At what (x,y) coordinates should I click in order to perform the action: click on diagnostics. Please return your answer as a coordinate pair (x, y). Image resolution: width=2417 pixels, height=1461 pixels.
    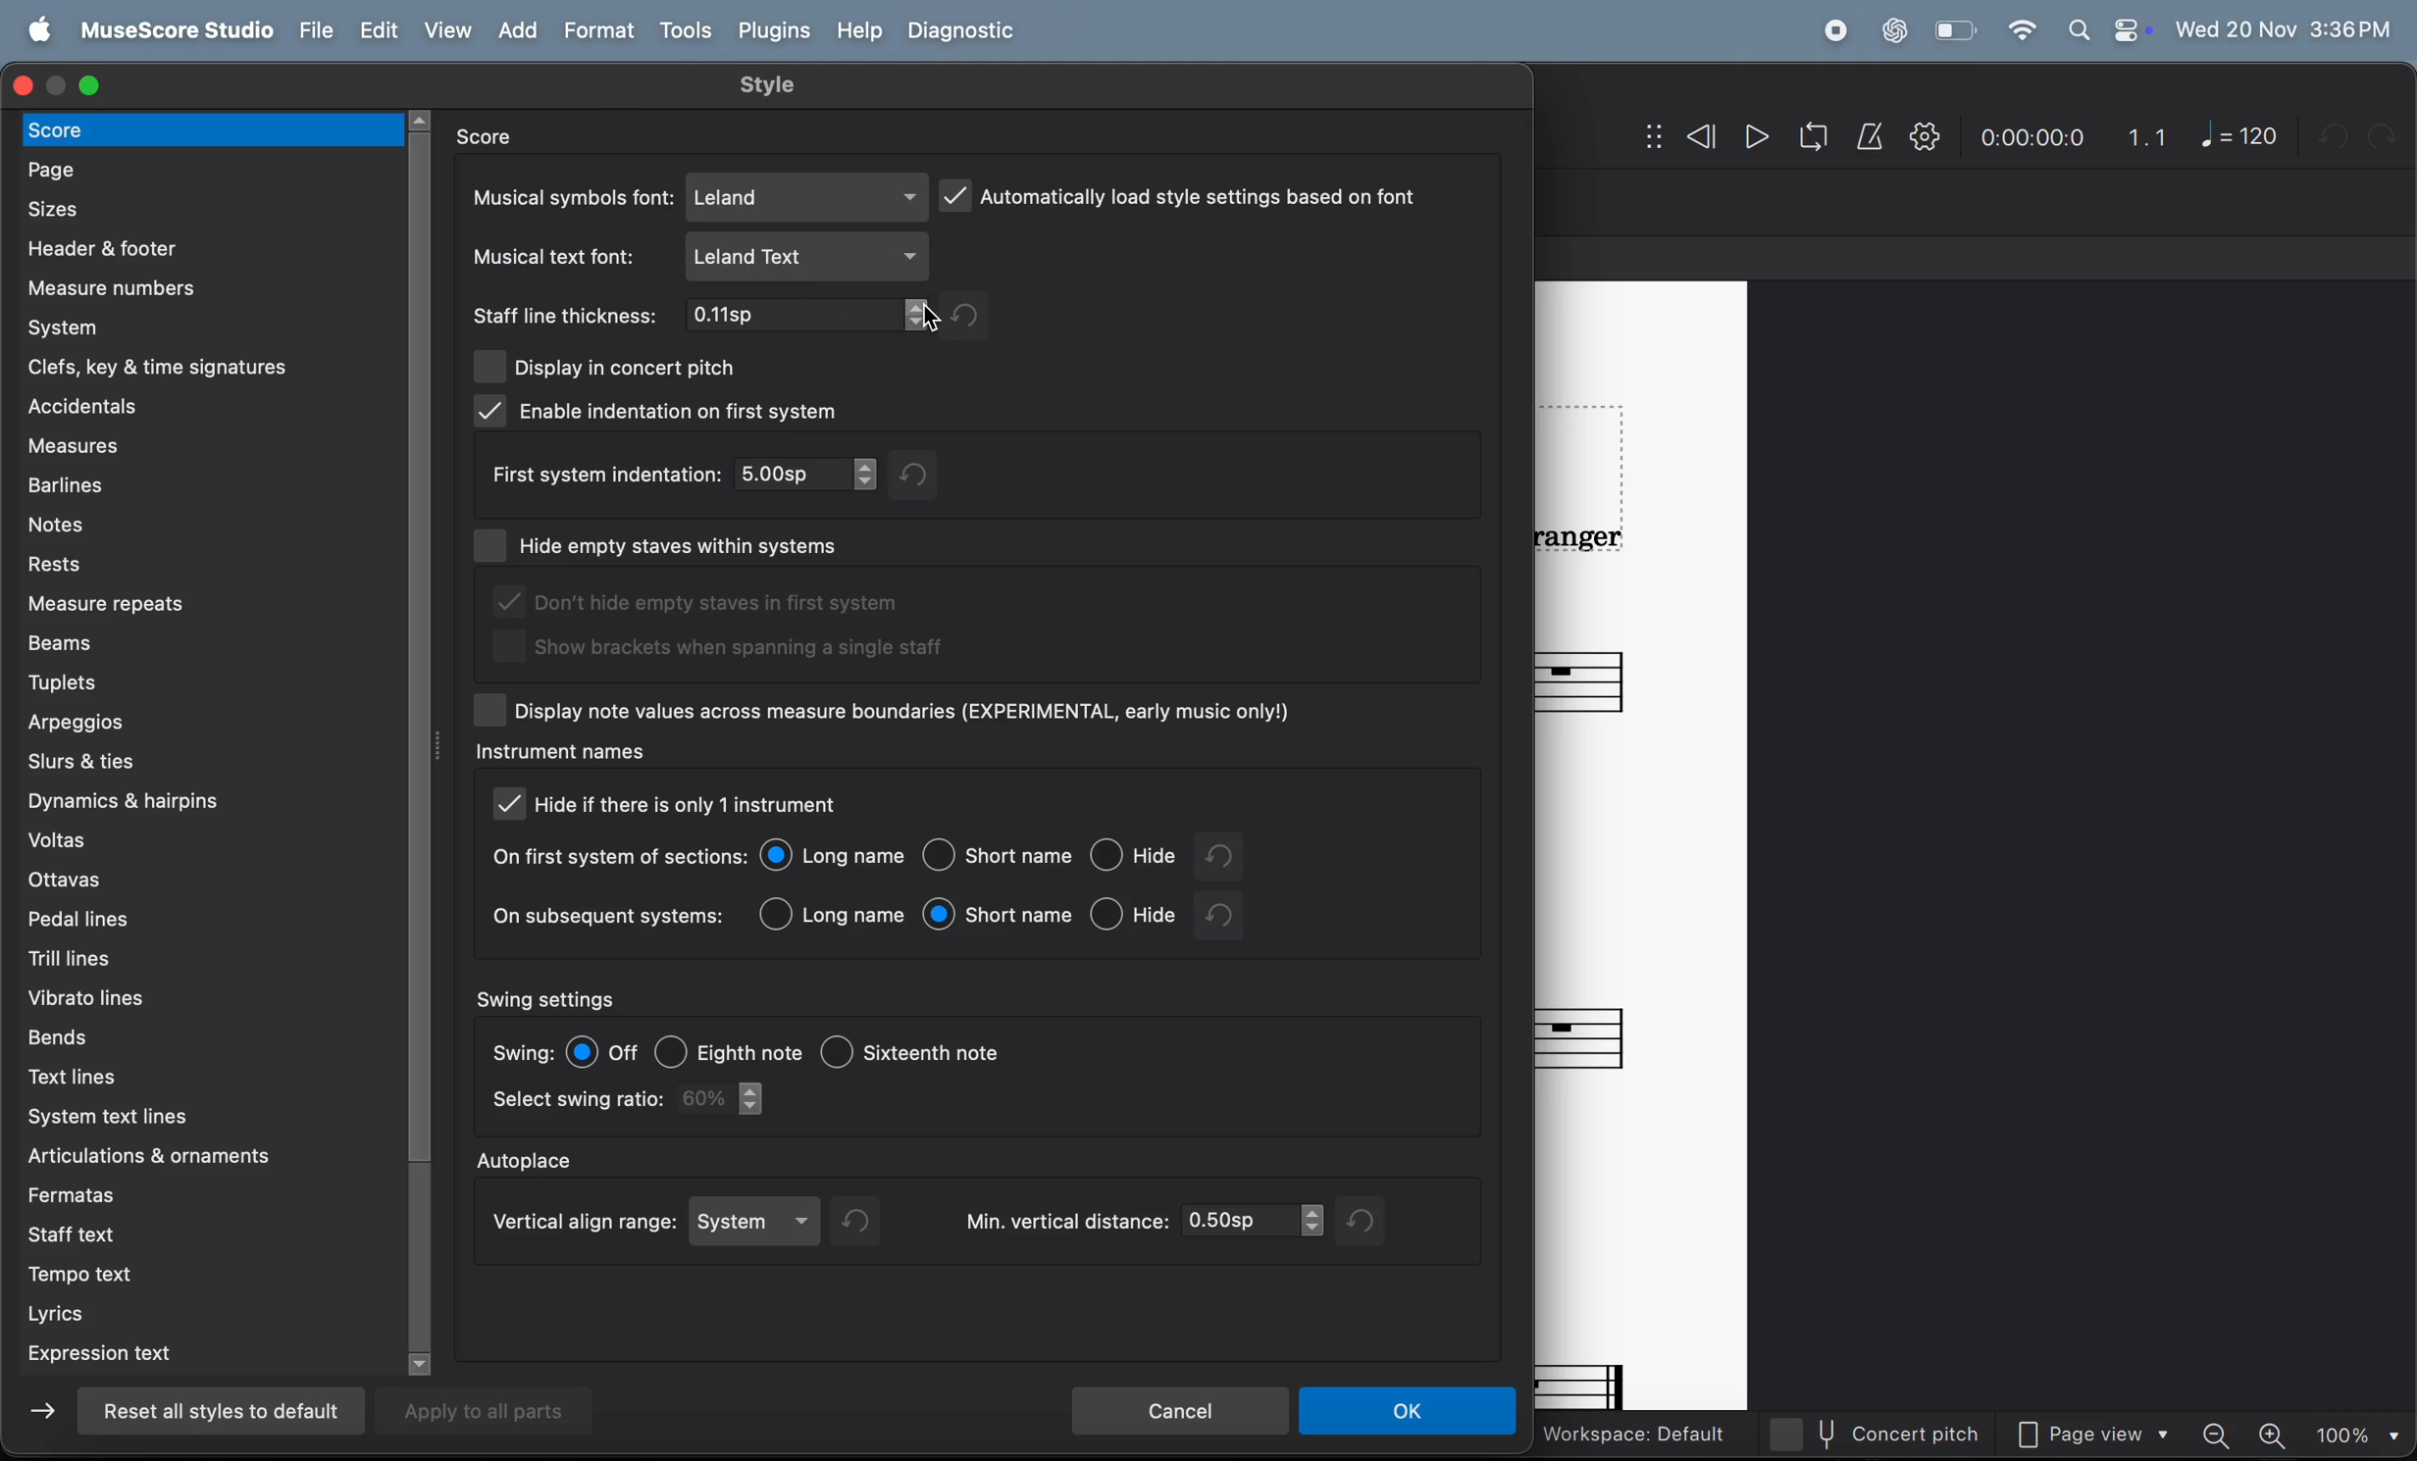
    Looking at the image, I should click on (966, 32).